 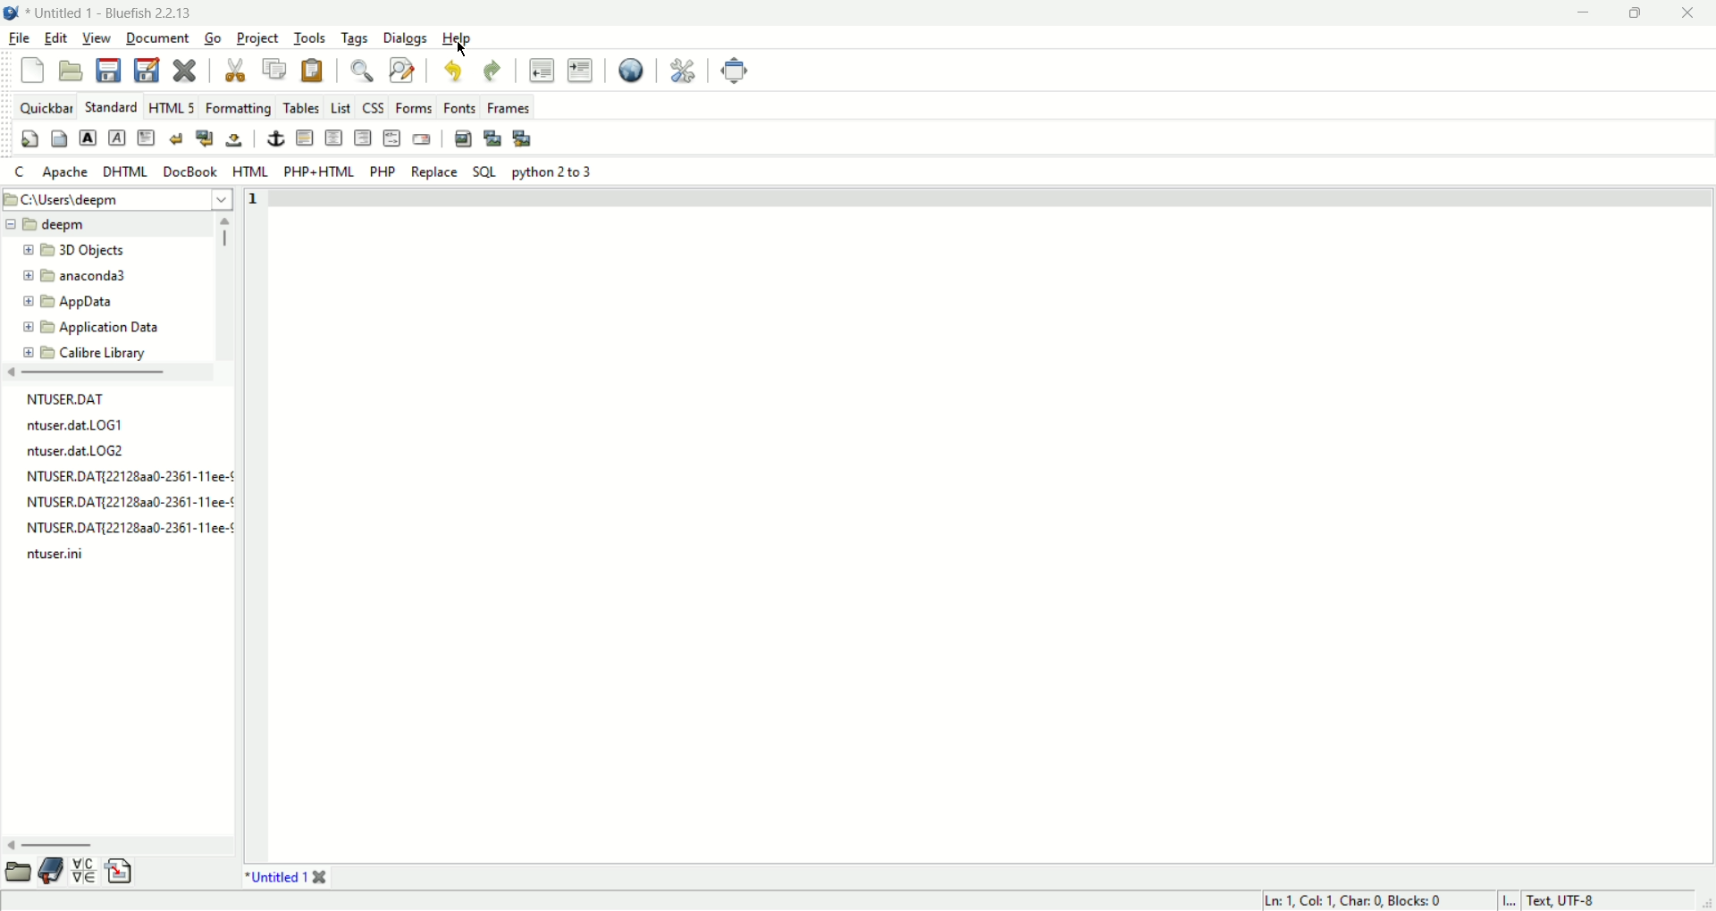 What do you see at coordinates (271, 877) in the screenshot?
I see `document tab` at bounding box center [271, 877].